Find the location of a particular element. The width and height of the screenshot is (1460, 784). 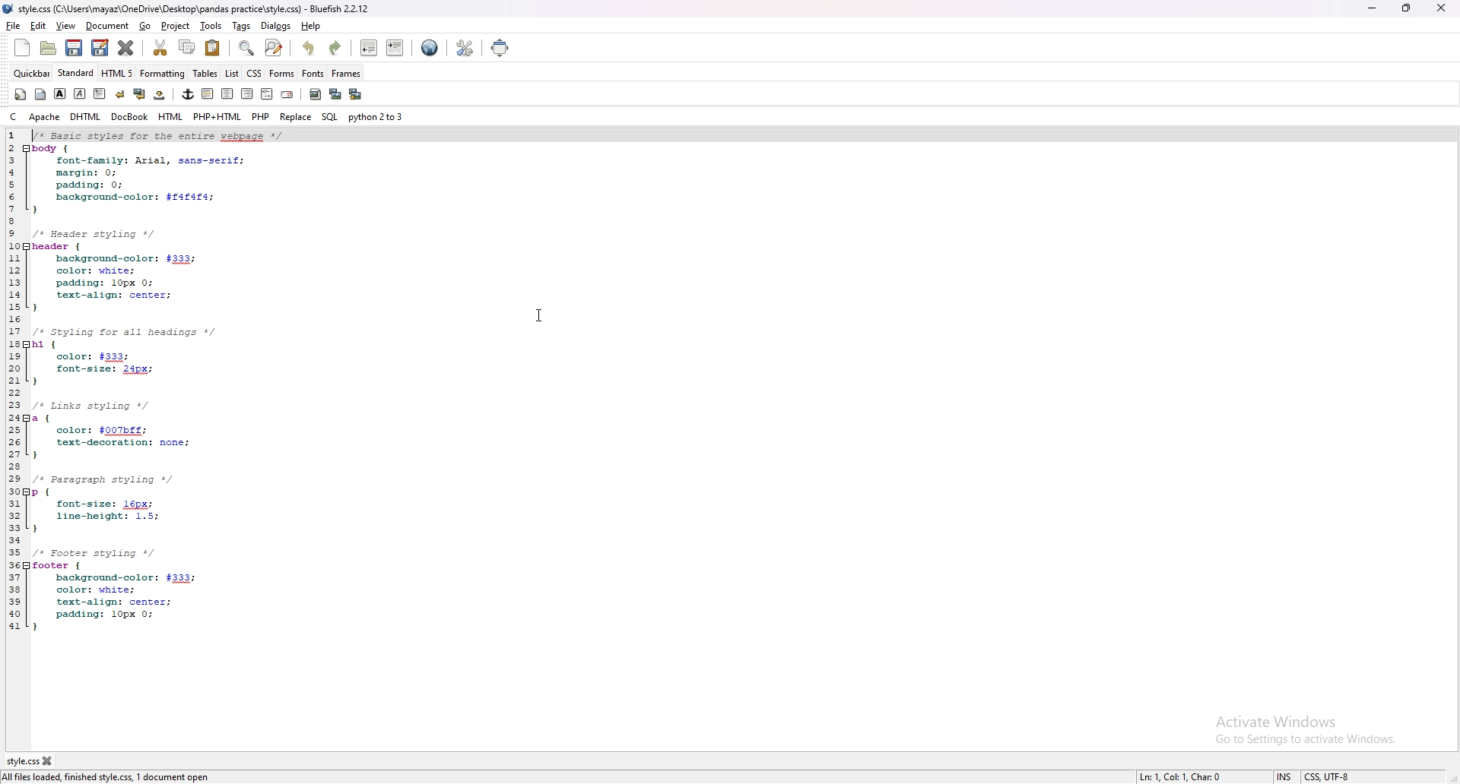

Text, UTF-8 is located at coordinates (1329, 776).